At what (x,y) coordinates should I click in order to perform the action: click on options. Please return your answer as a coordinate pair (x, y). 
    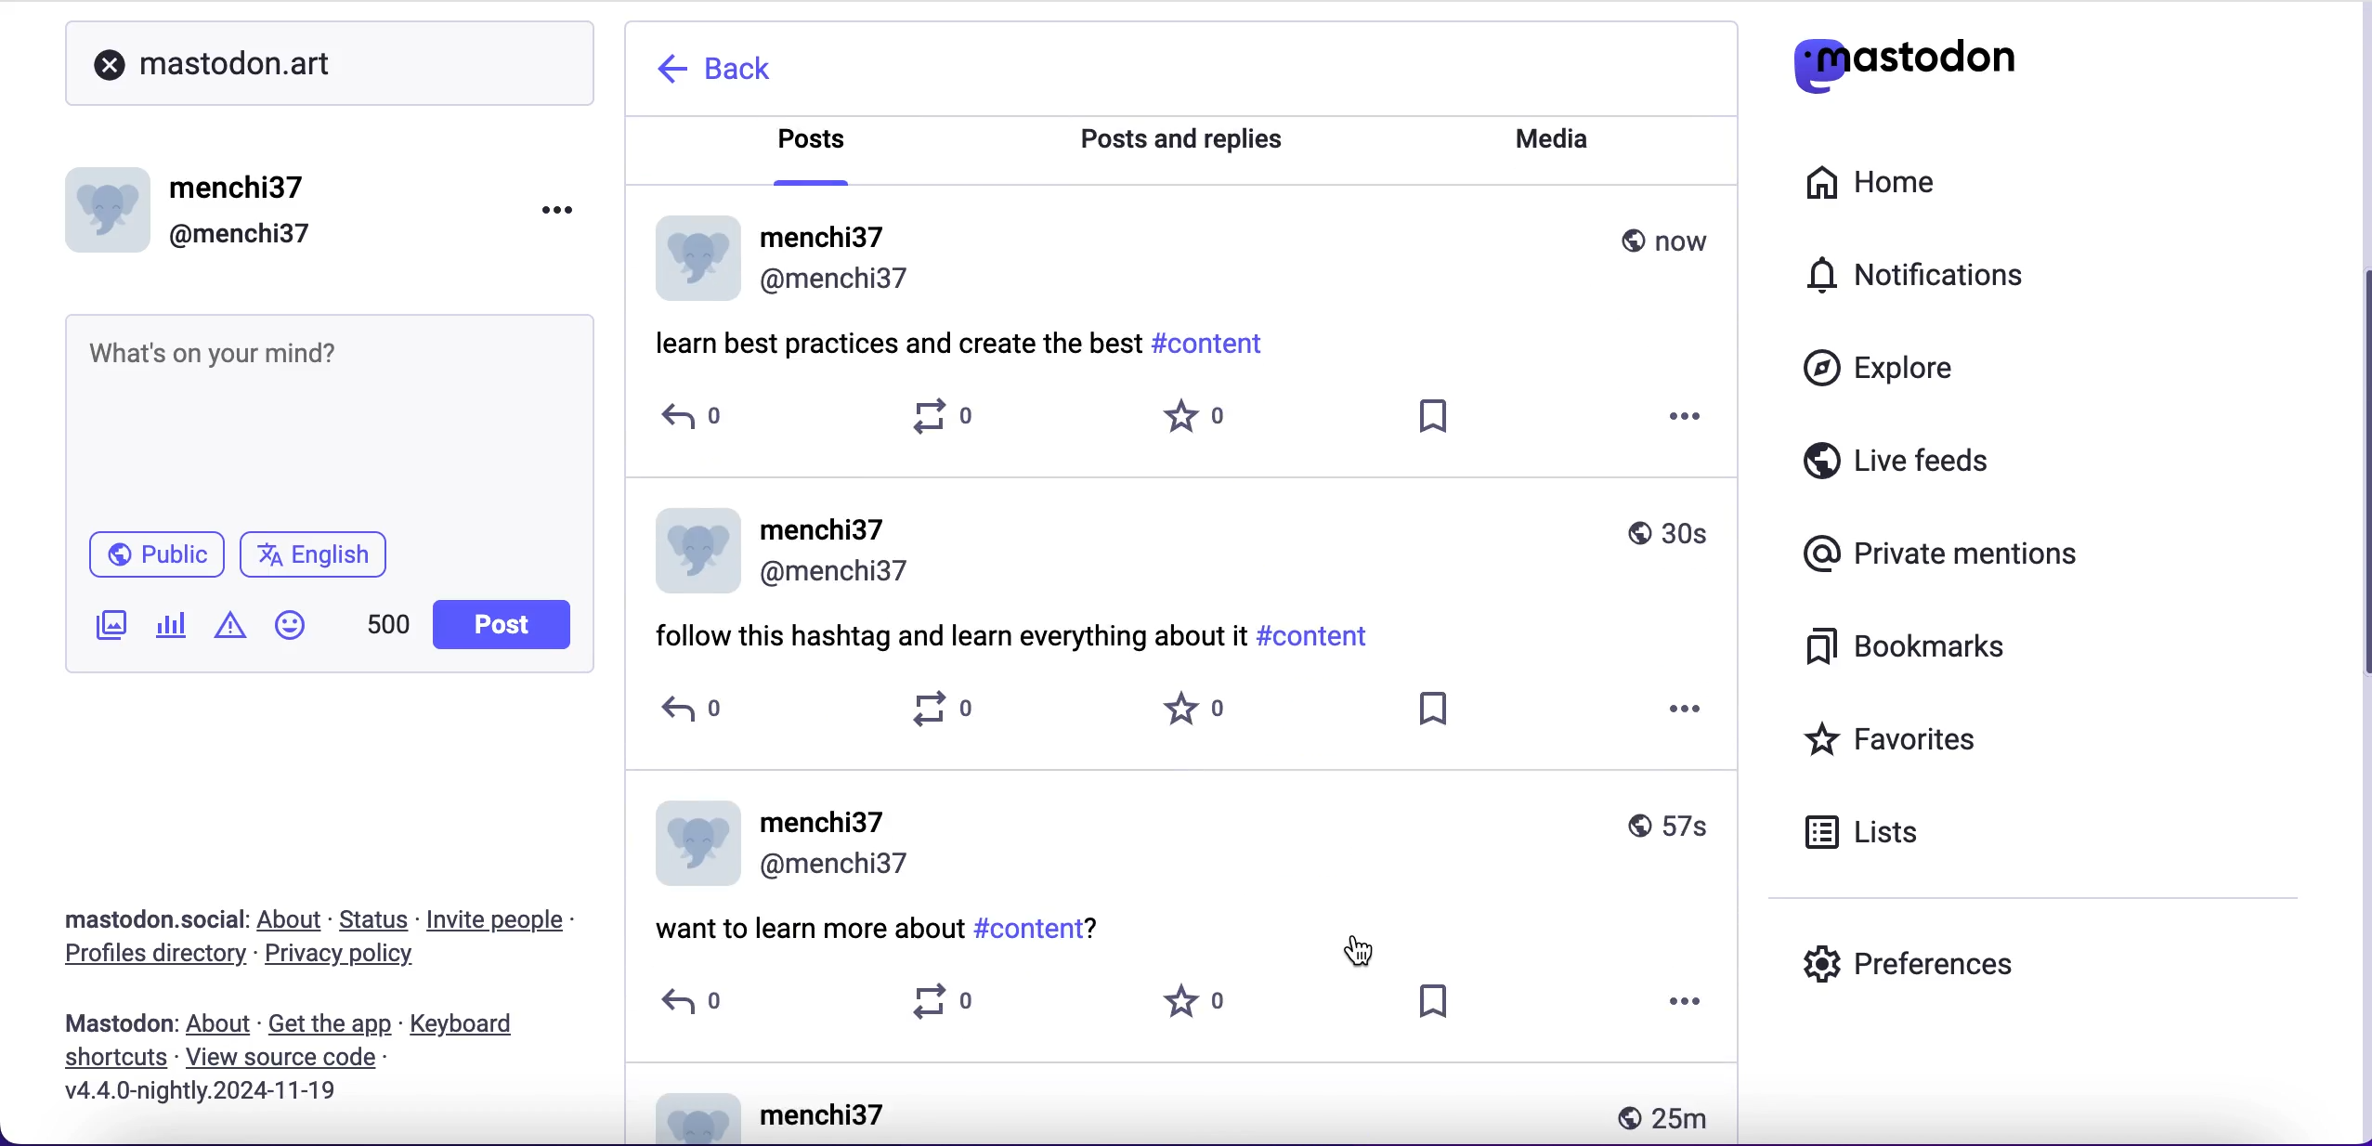
    Looking at the image, I should click on (1691, 1013).